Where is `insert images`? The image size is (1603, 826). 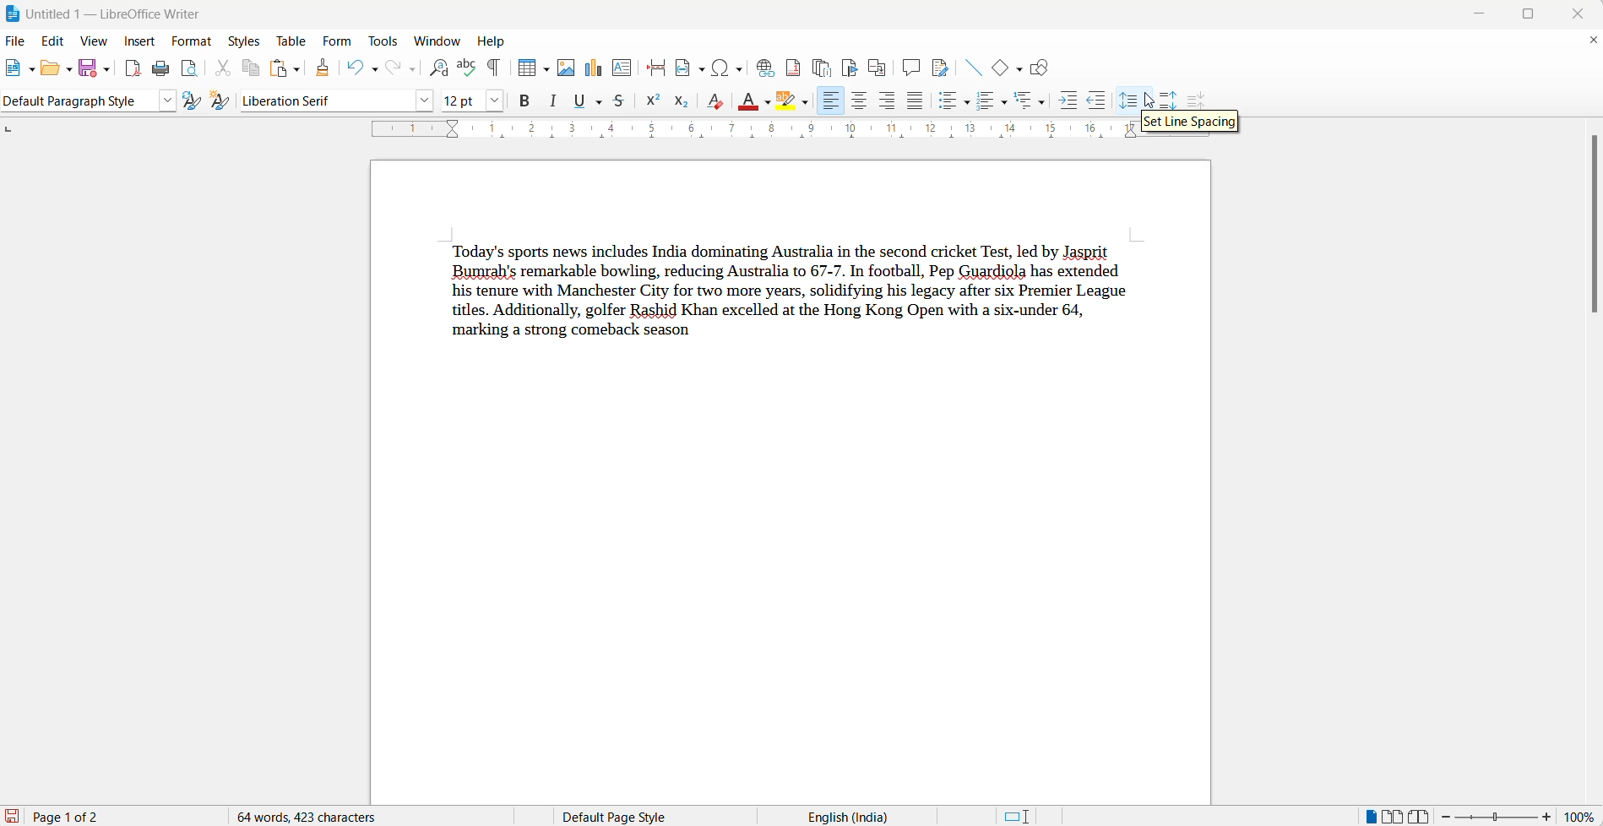
insert images is located at coordinates (568, 68).